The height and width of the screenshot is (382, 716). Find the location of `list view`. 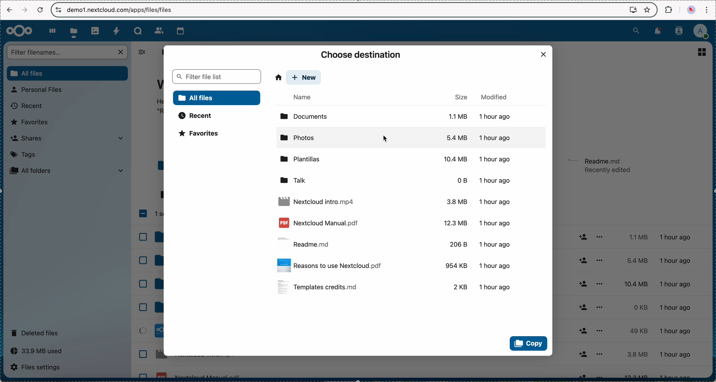

list view is located at coordinates (703, 52).